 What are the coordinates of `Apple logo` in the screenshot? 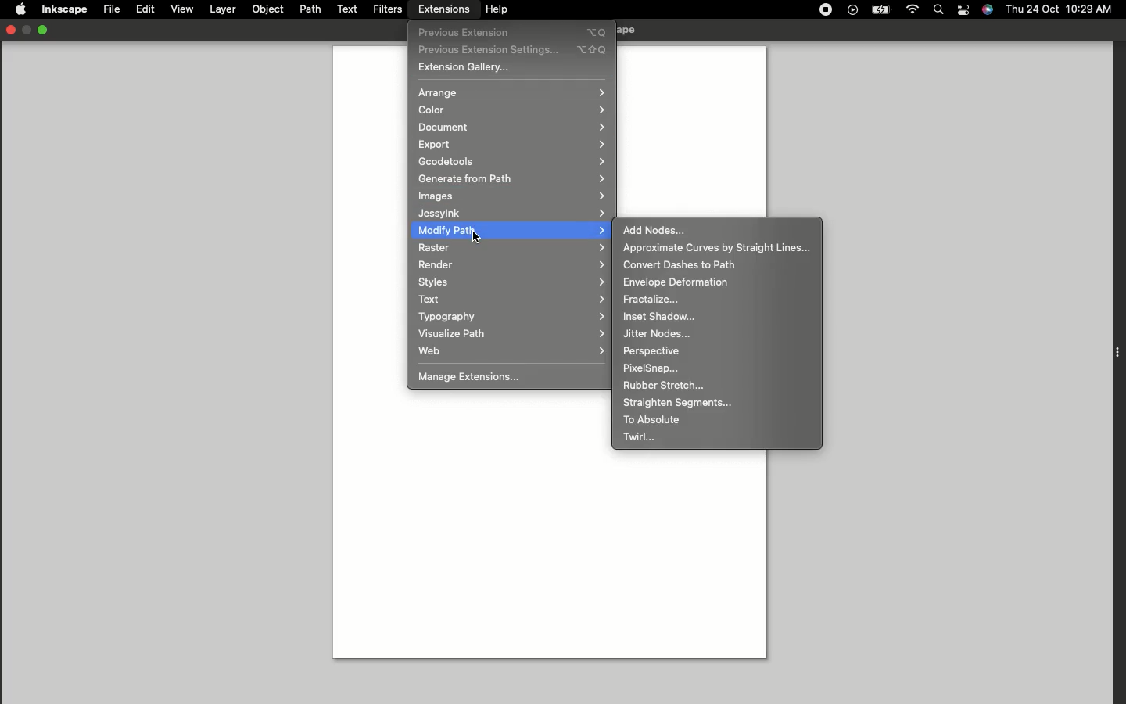 It's located at (24, 9).